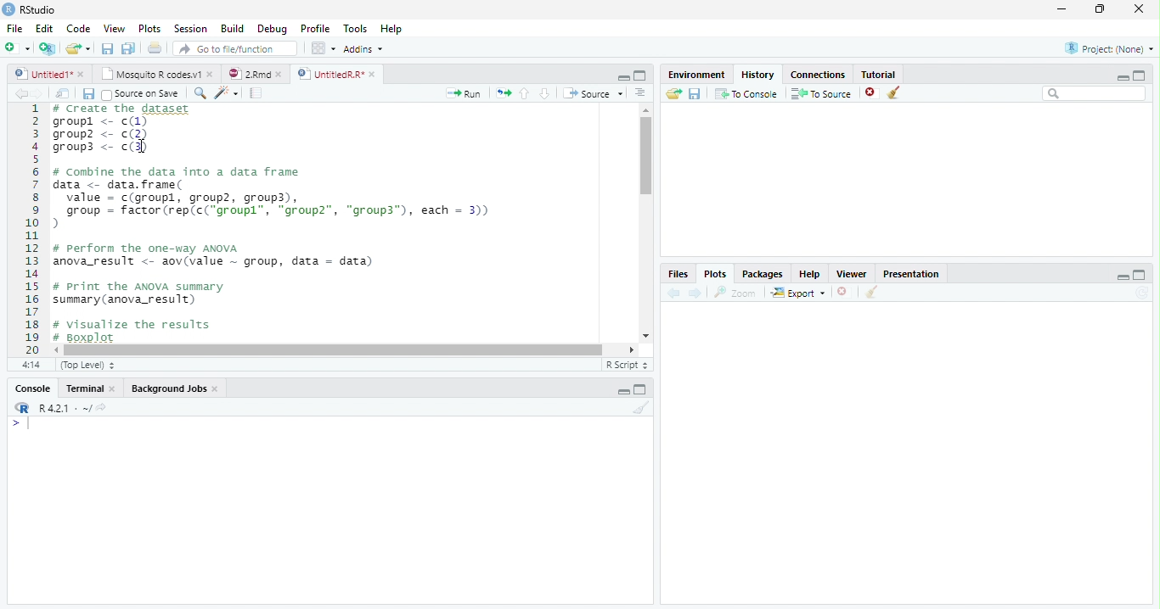 This screenshot has width=1160, height=609. I want to click on Source, so click(594, 94).